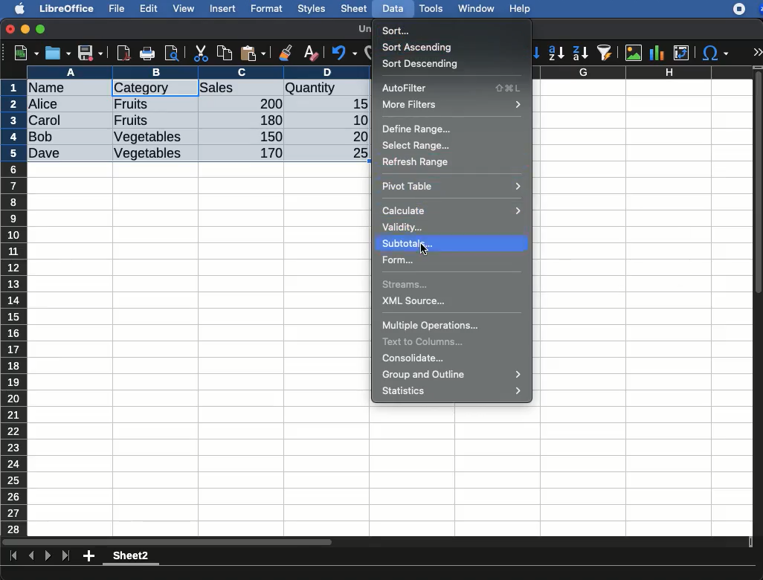  I want to click on 150, so click(268, 136).